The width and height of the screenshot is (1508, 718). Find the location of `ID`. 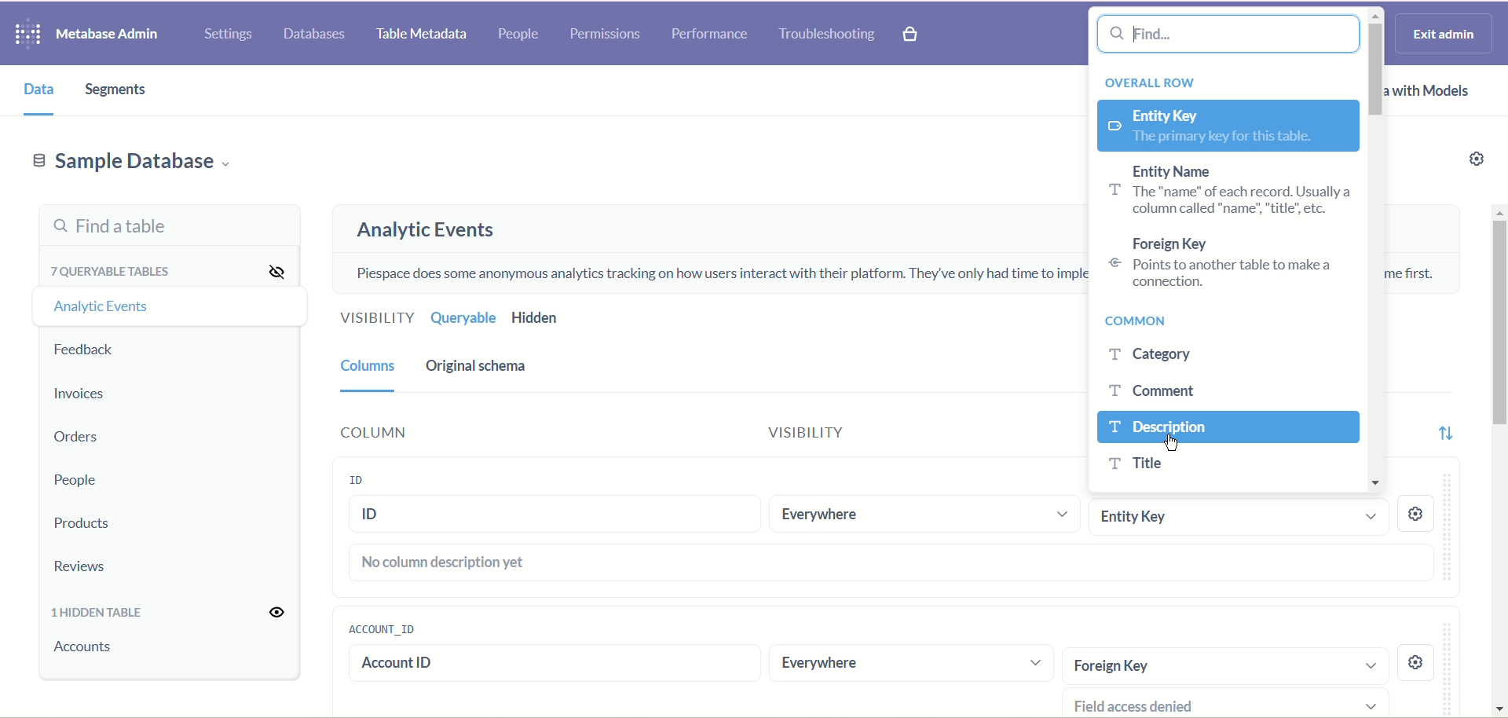

ID is located at coordinates (353, 482).